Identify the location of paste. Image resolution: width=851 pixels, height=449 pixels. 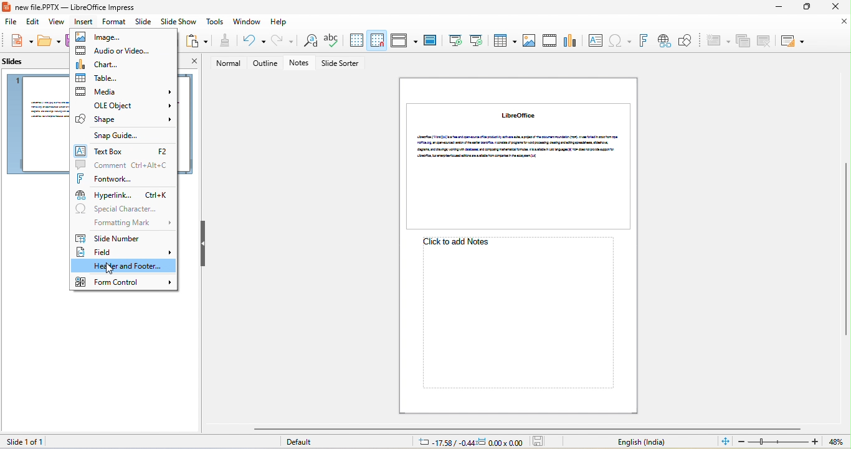
(197, 41).